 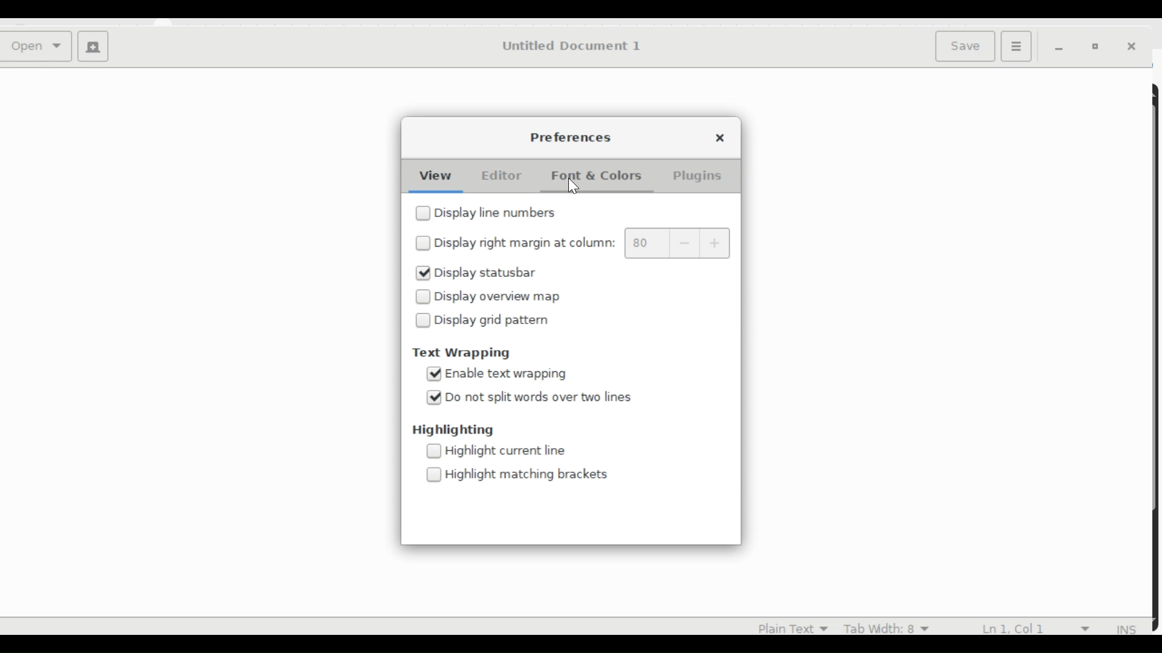 What do you see at coordinates (511, 452) in the screenshot?
I see `Highlight current line` at bounding box center [511, 452].